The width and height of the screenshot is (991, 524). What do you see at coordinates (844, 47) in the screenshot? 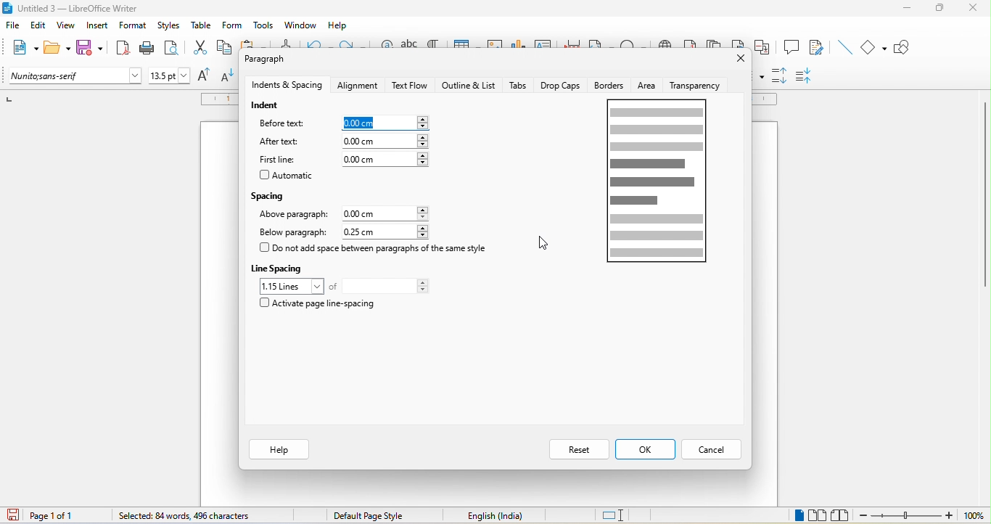
I see `insert line` at bounding box center [844, 47].